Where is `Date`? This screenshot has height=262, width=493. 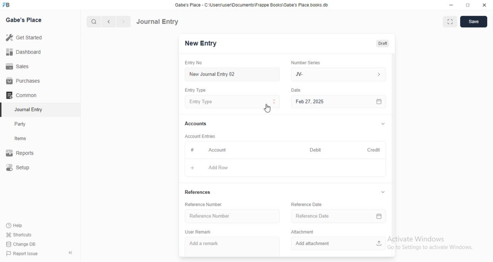 Date is located at coordinates (297, 89).